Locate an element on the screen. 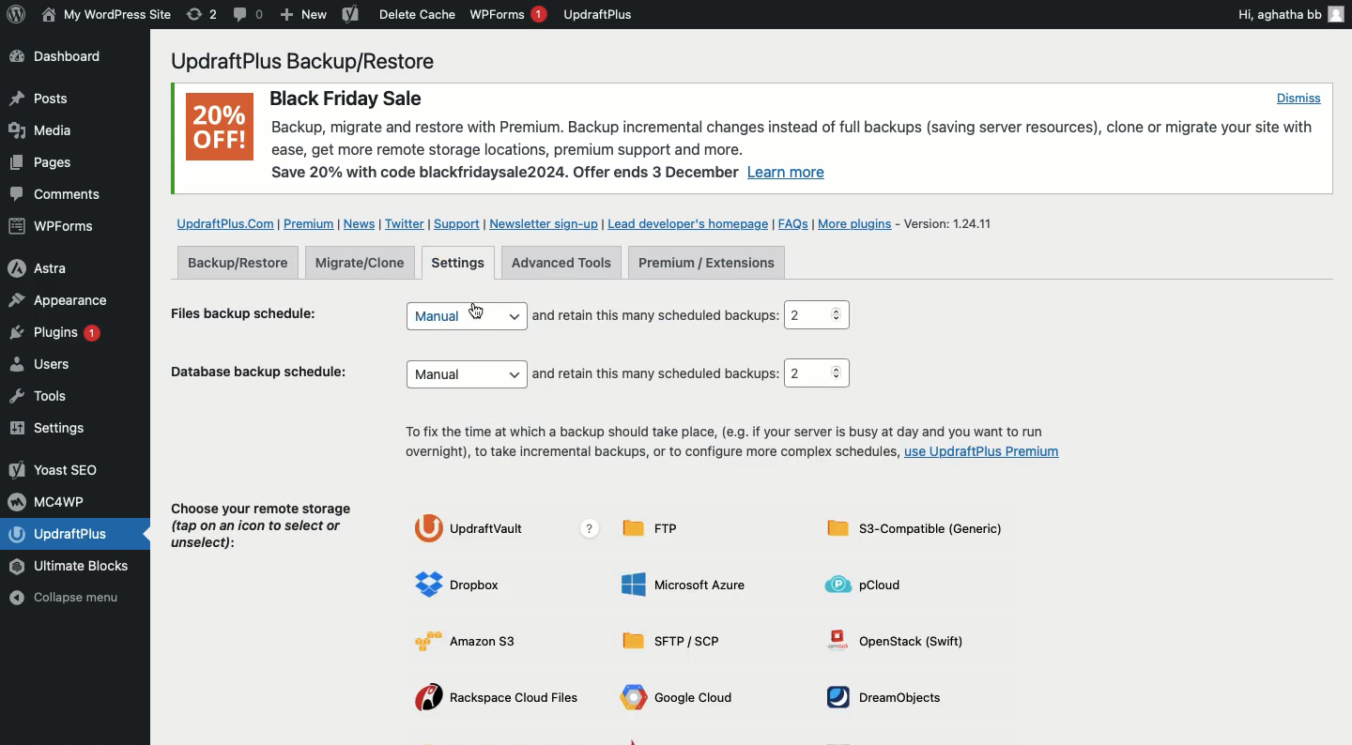 The width and height of the screenshot is (1352, 745). Posts is located at coordinates (38, 99).